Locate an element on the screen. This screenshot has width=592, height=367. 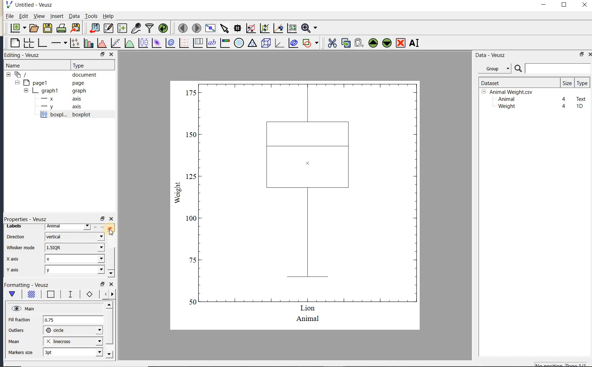
1D is located at coordinates (579, 106).